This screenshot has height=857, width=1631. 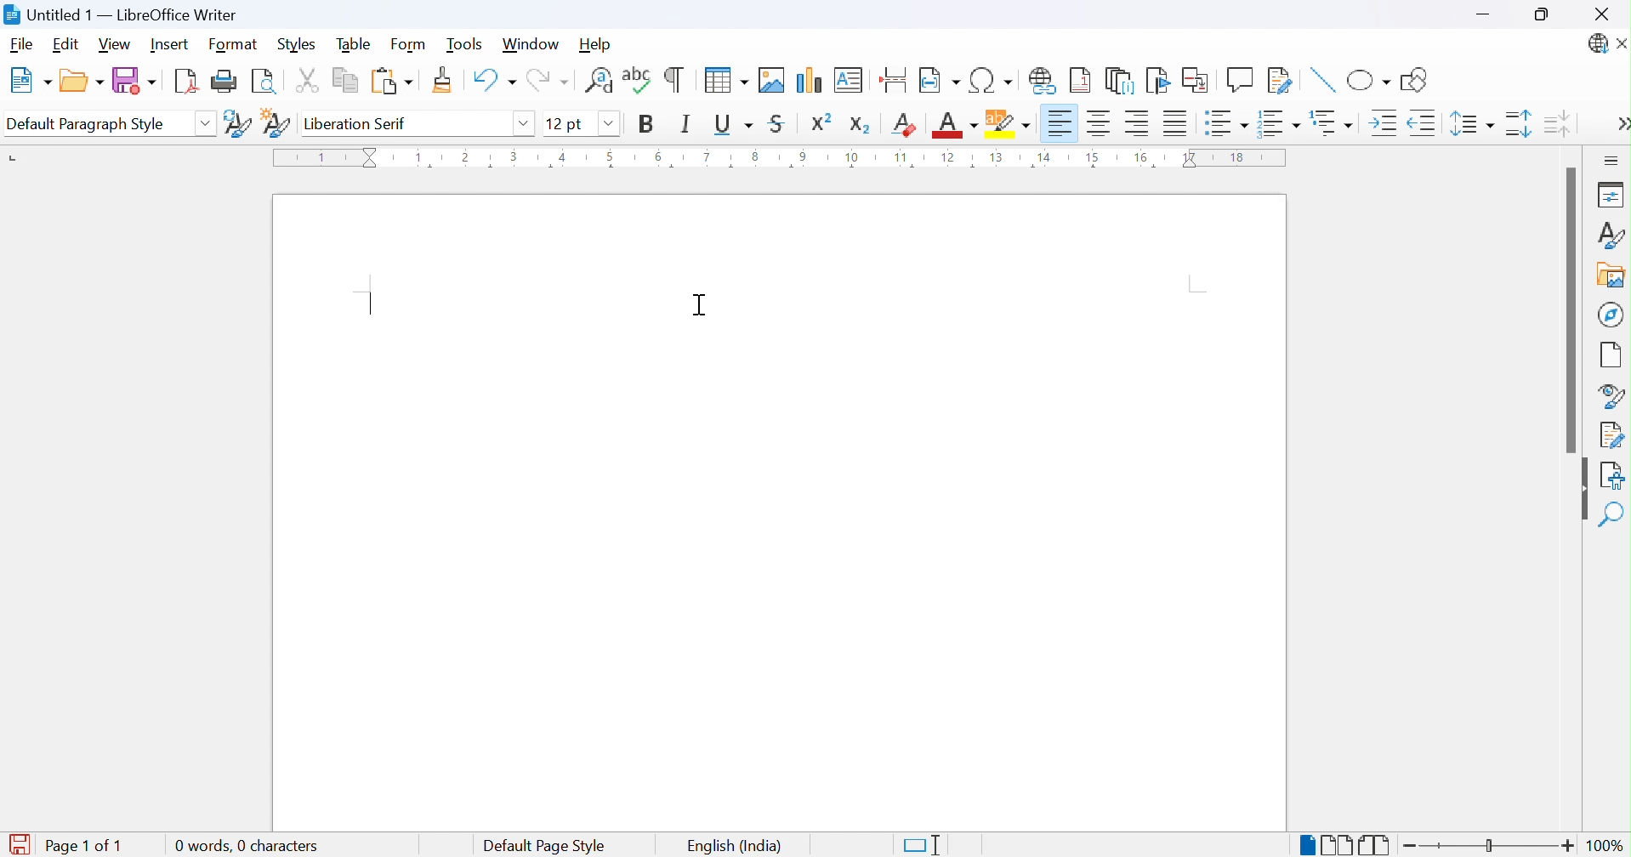 I want to click on Insert cross-reference, so click(x=1196, y=82).